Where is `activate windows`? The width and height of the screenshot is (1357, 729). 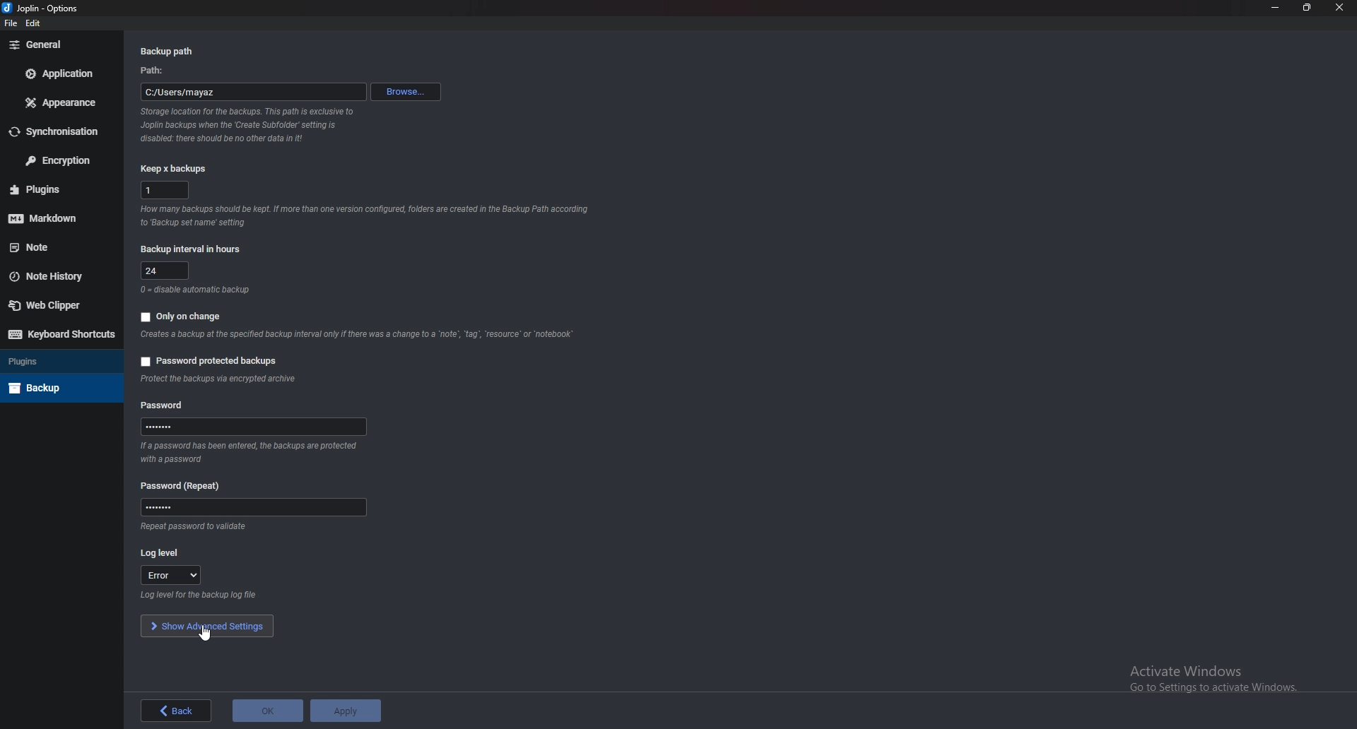 activate windows is located at coordinates (1223, 675).